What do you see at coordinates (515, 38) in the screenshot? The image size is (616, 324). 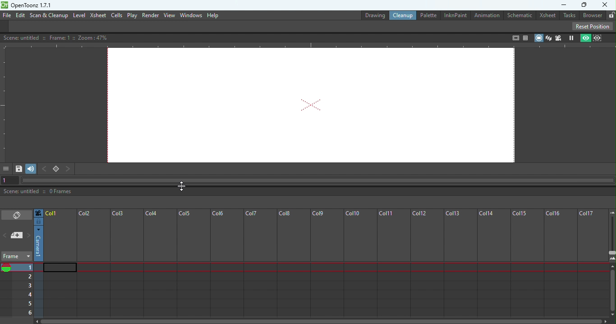 I see `Safe area` at bounding box center [515, 38].